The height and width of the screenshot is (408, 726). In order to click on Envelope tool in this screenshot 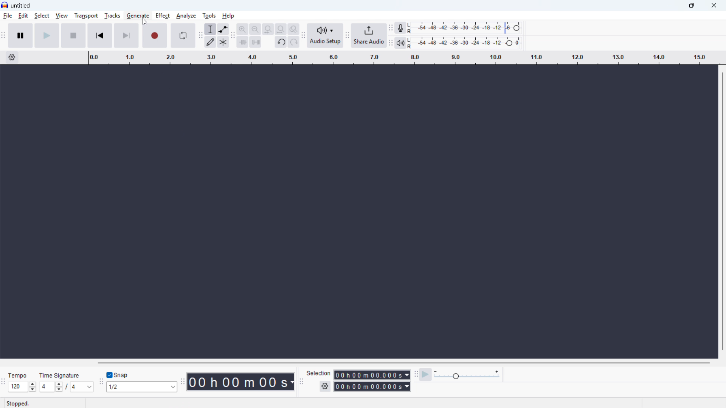, I will do `click(223, 29)`.